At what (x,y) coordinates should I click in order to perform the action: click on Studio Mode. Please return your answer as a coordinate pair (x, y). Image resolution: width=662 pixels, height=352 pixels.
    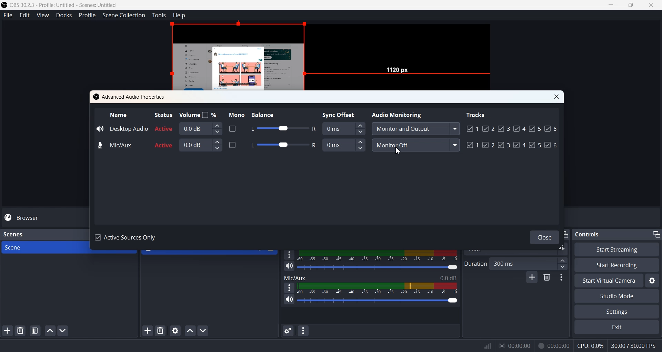
    Looking at the image, I should click on (616, 296).